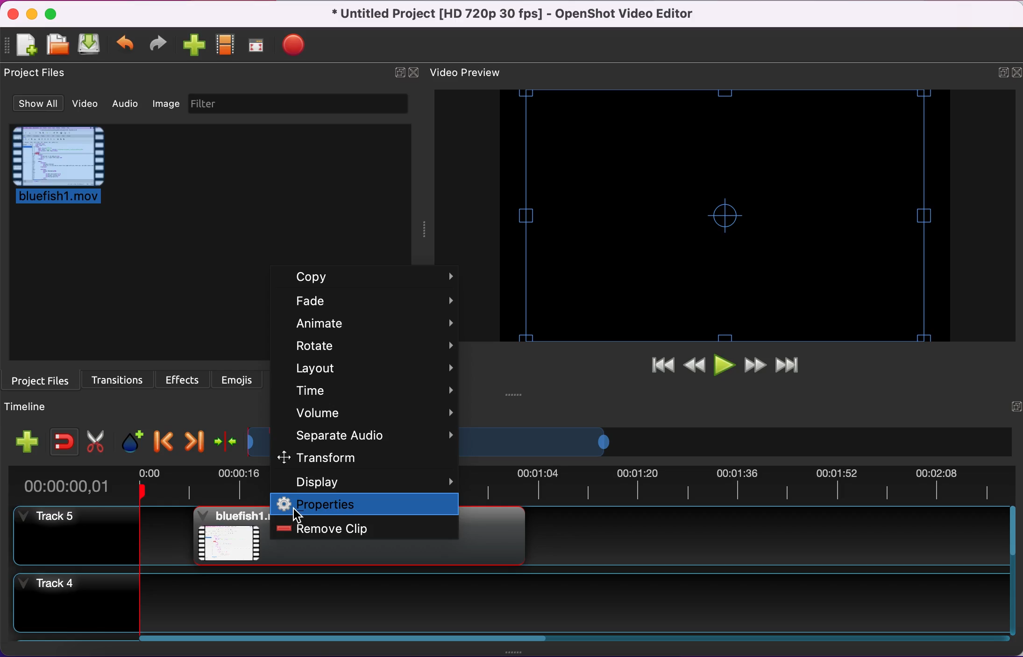 This screenshot has width=1023, height=657. I want to click on full screen, so click(262, 46).